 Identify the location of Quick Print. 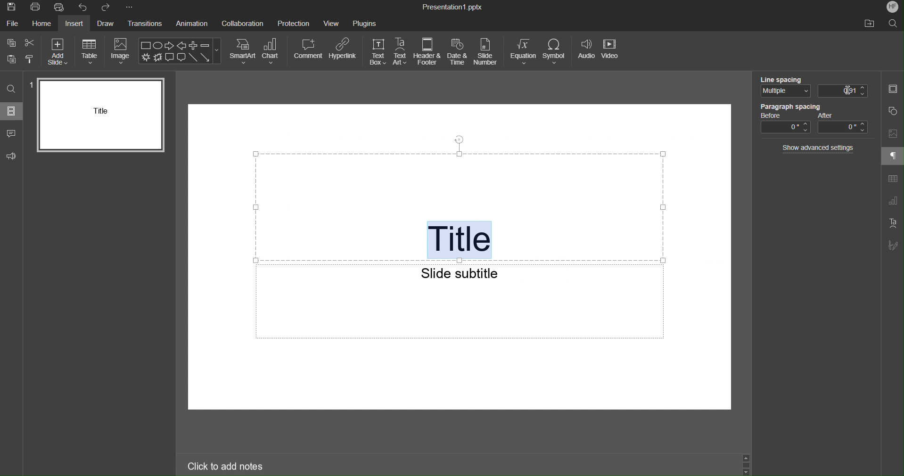
(61, 8).